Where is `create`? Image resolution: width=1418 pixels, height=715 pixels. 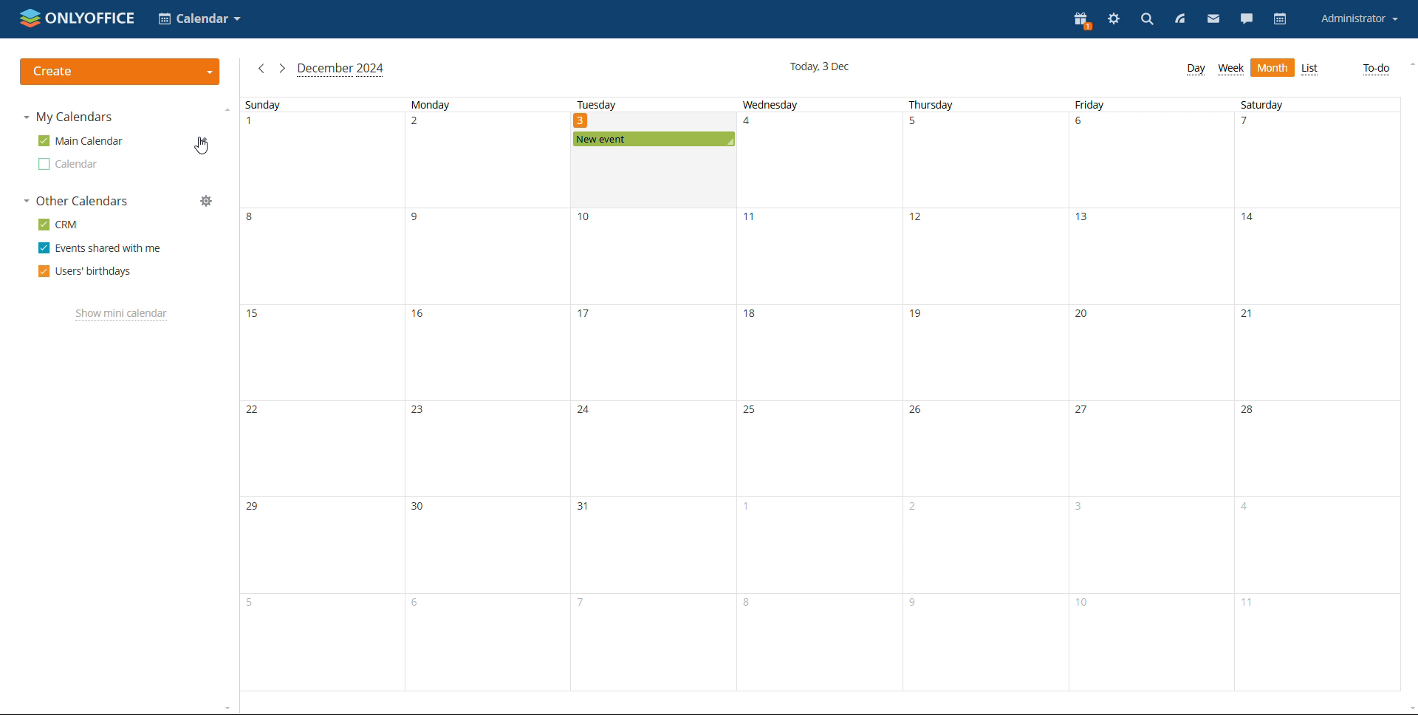 create is located at coordinates (117, 70).